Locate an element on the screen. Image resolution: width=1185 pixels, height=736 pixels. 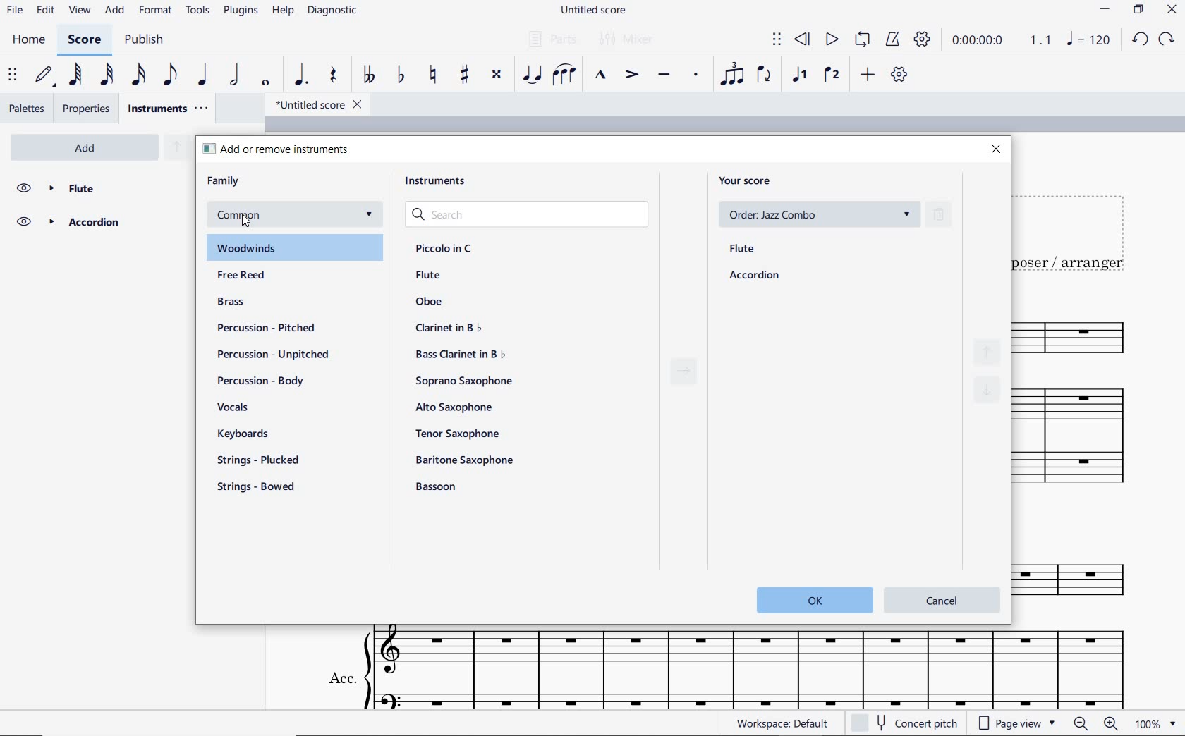
flute is located at coordinates (743, 250).